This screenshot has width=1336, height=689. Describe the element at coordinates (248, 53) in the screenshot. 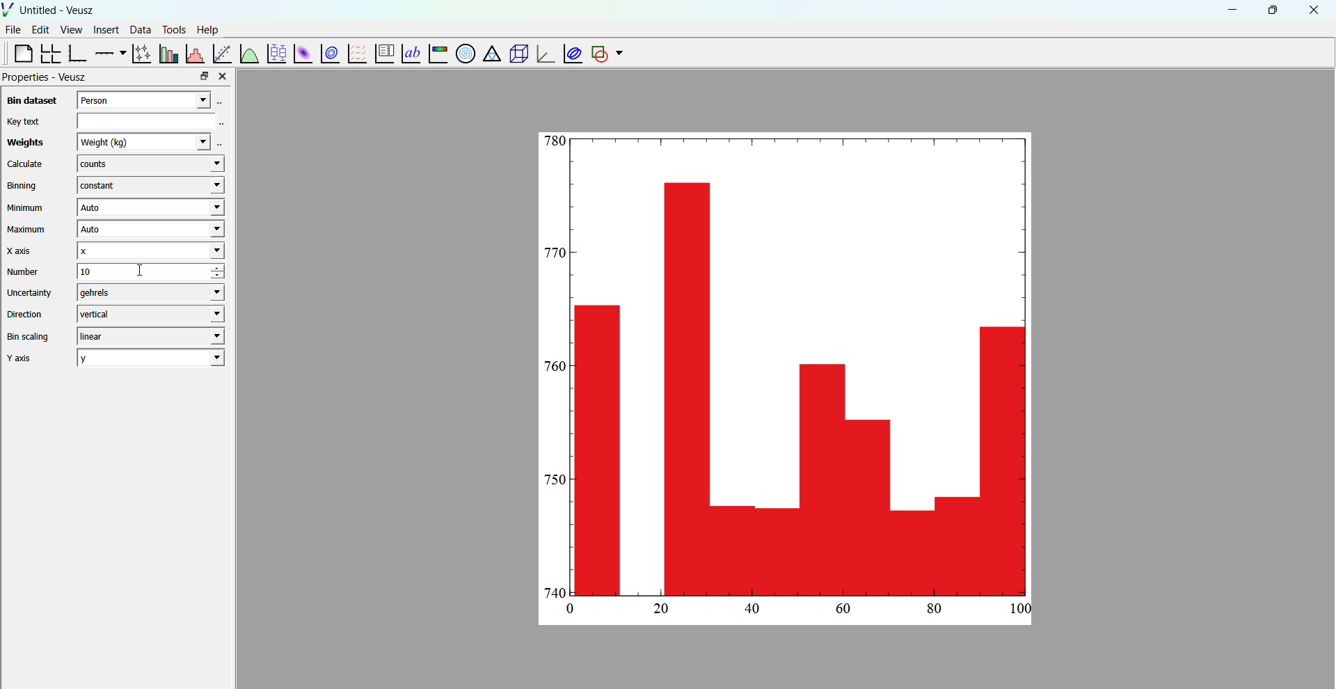

I see `plot functions` at that location.